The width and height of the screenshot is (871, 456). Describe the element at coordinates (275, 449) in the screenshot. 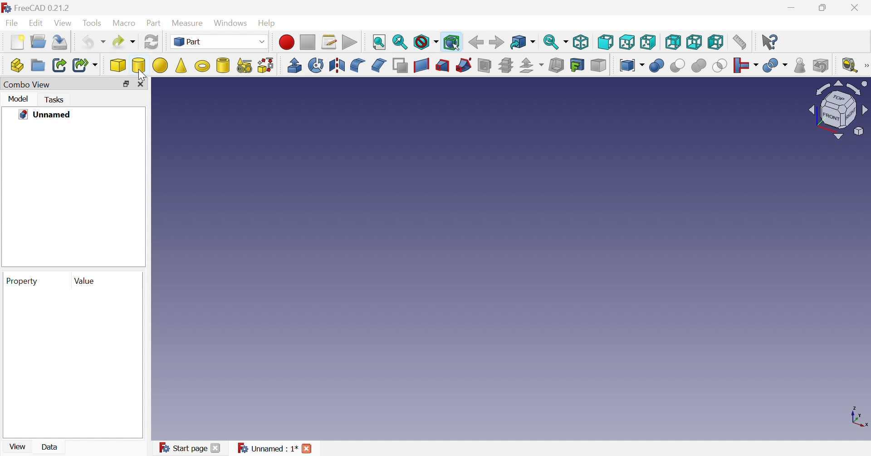

I see `Unnamed : 1*` at that location.